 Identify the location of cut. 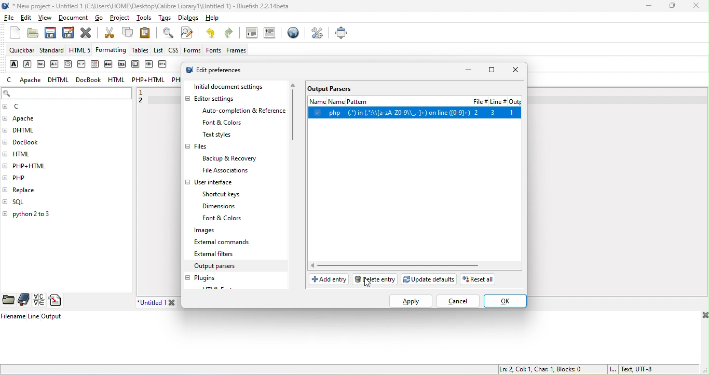
(108, 34).